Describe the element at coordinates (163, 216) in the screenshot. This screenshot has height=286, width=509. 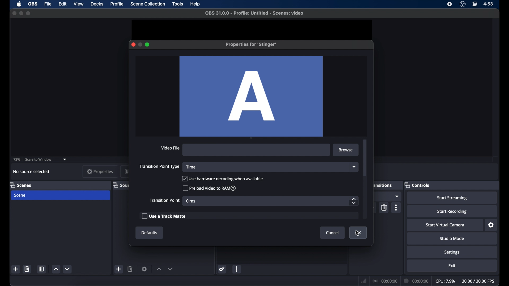
I see `checkbox` at that location.